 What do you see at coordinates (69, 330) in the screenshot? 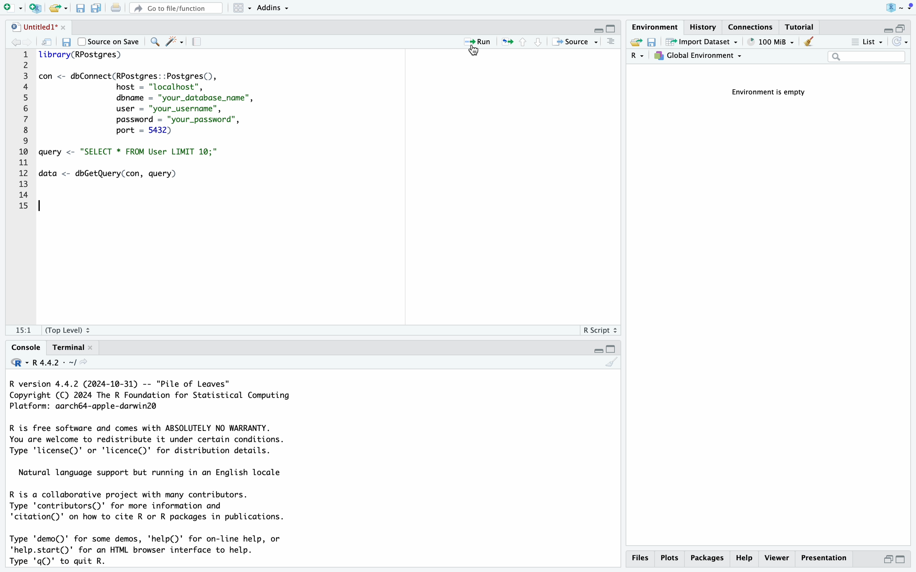
I see `(Top Level)` at bounding box center [69, 330].